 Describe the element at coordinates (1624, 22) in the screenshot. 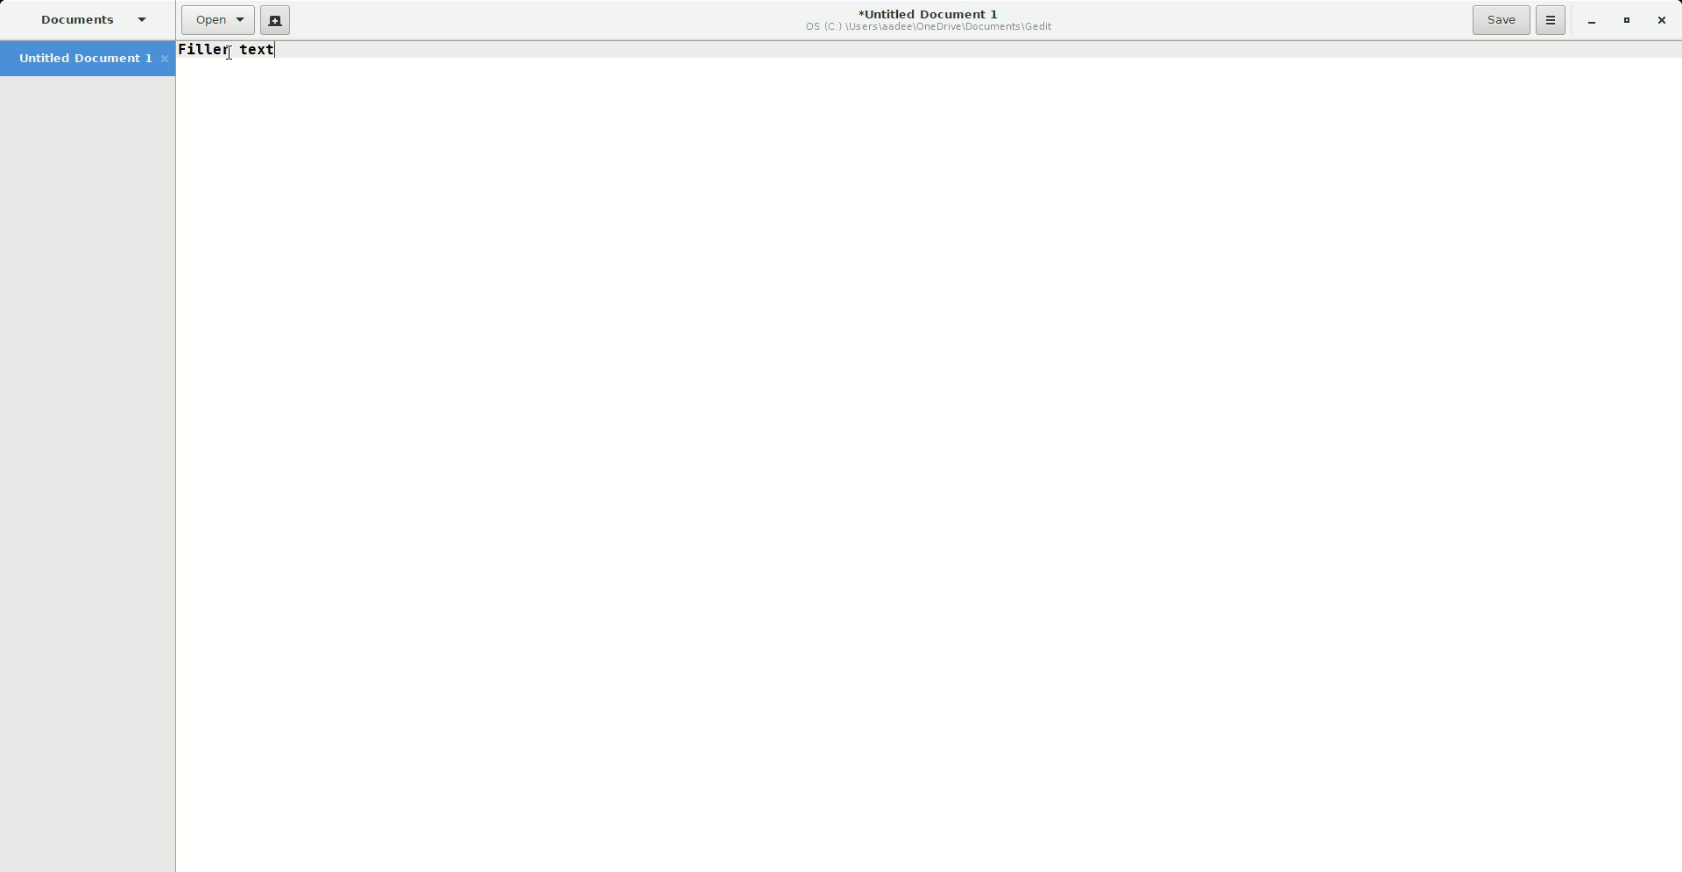

I see `Restore` at that location.